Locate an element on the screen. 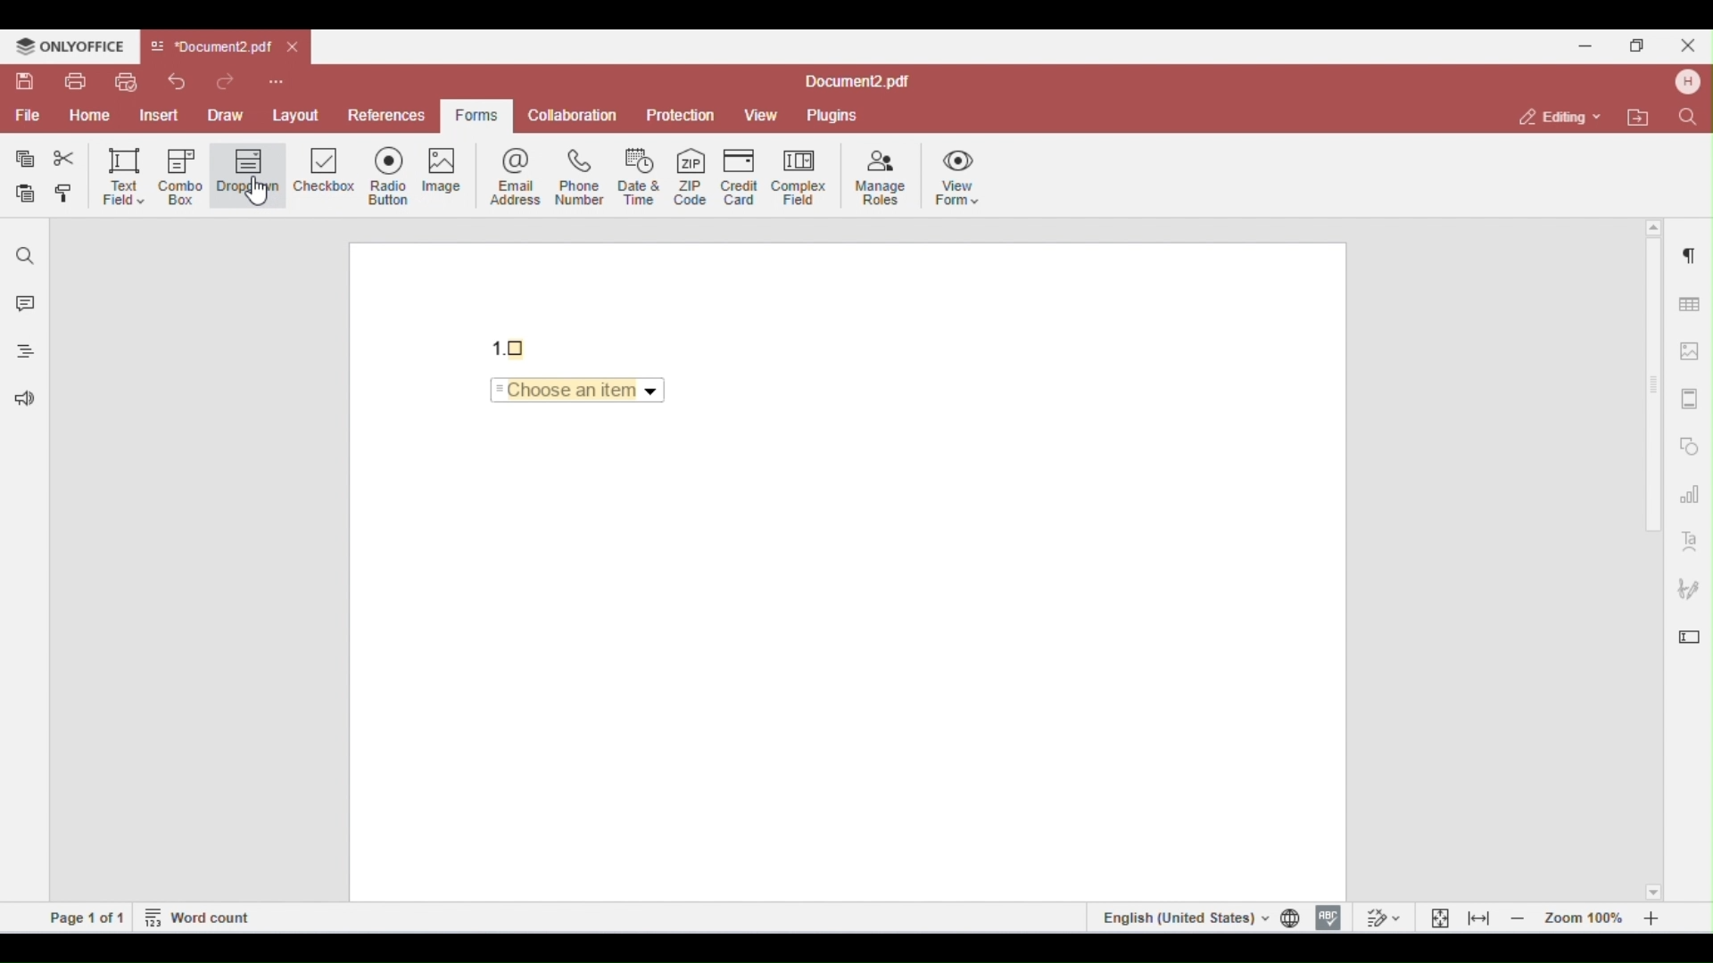 The width and height of the screenshot is (1713, 963). save is located at coordinates (27, 81).